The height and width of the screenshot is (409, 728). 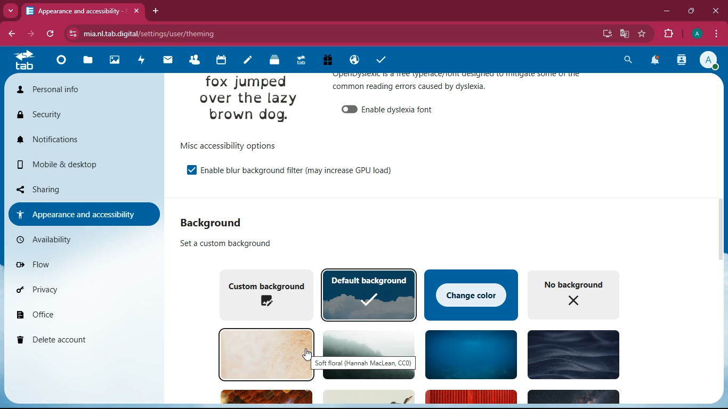 What do you see at coordinates (627, 61) in the screenshot?
I see `search` at bounding box center [627, 61].